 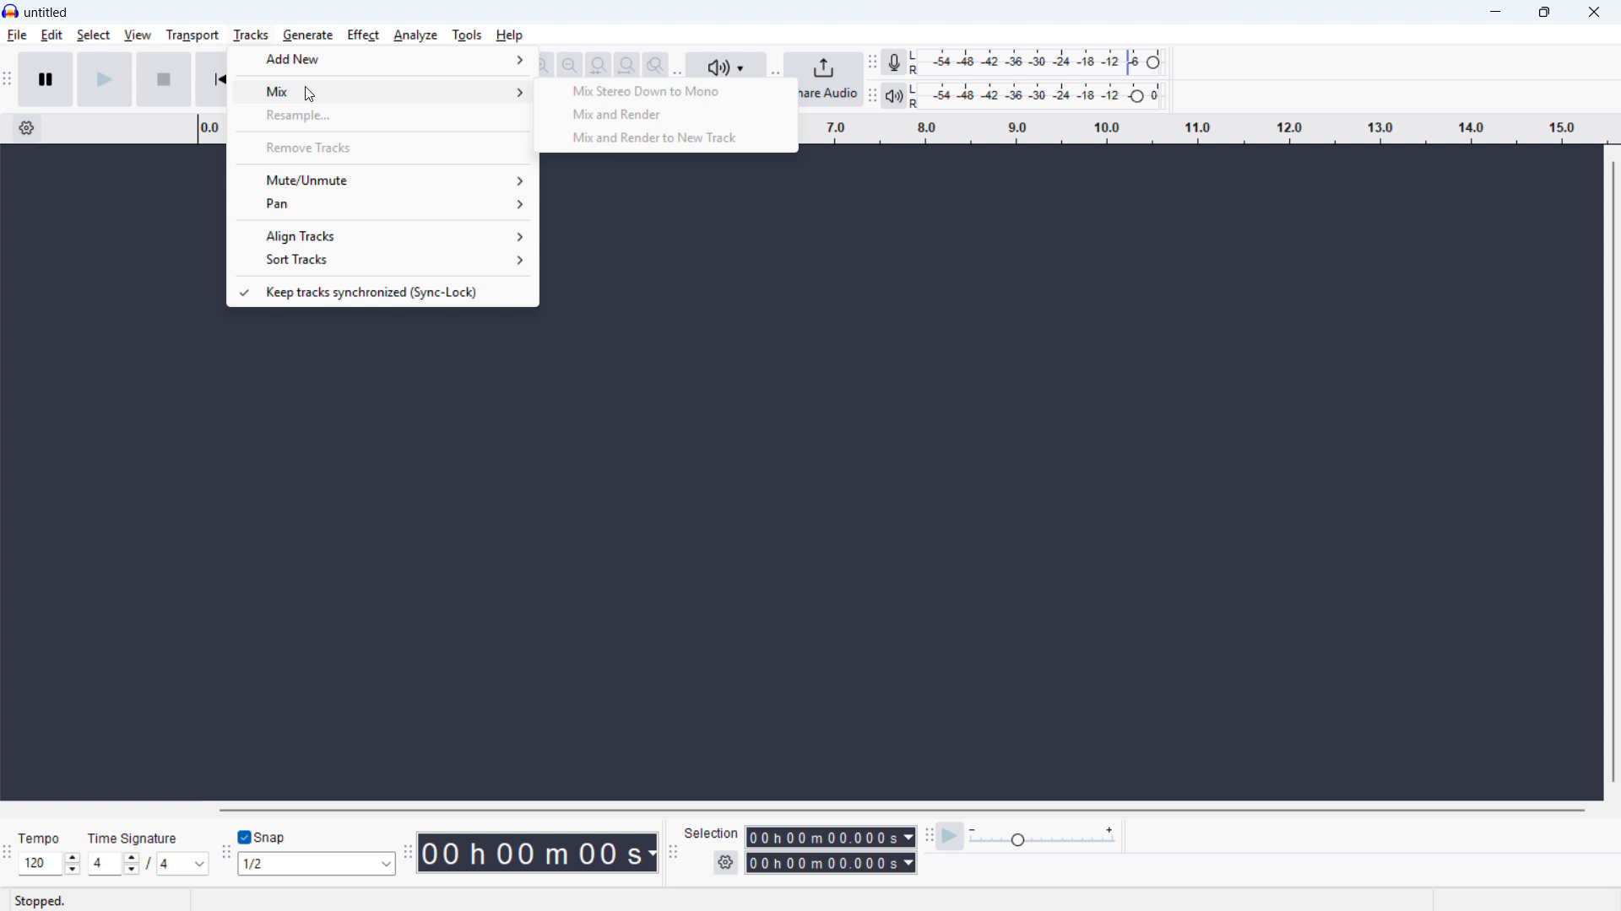 I want to click on Tracks , so click(x=252, y=35).